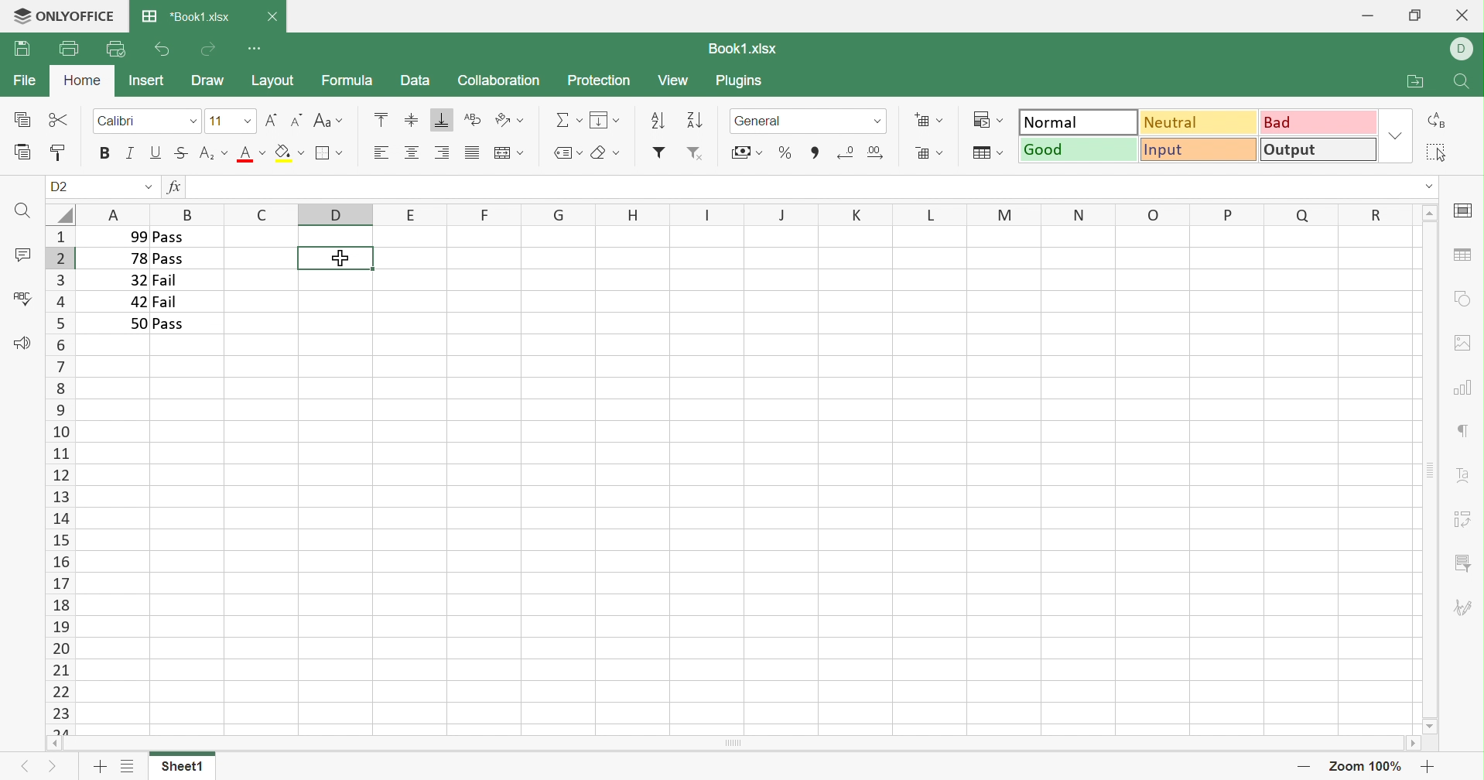 The image size is (1484, 780). What do you see at coordinates (126, 767) in the screenshot?
I see `List of sheets` at bounding box center [126, 767].